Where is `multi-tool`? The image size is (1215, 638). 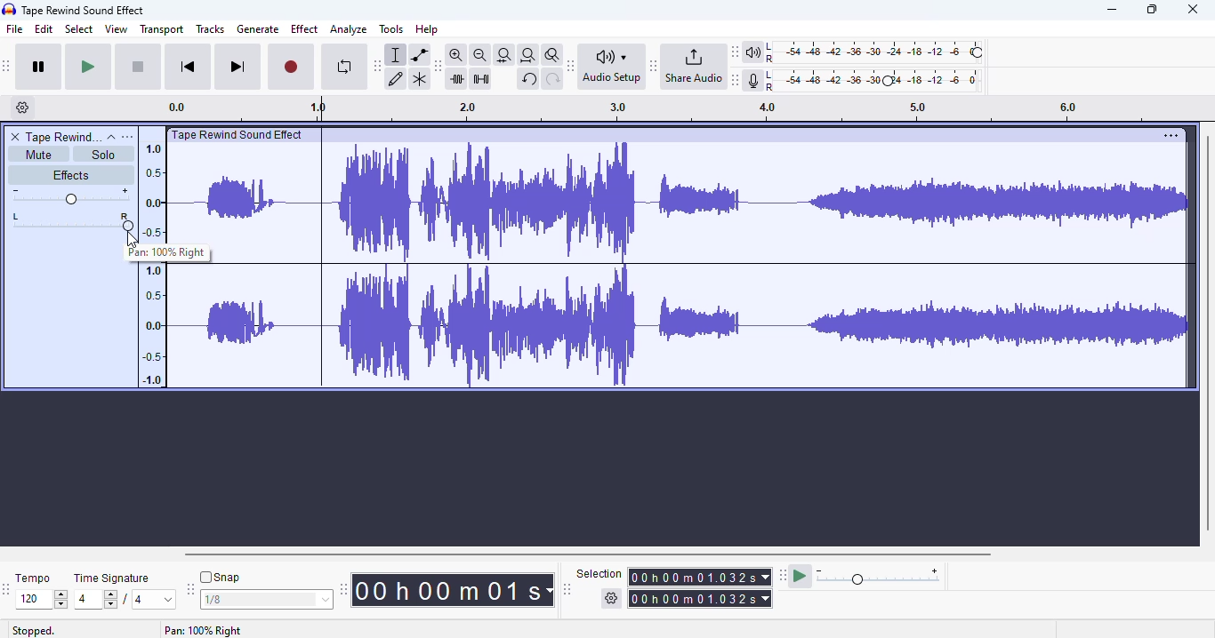
multi-tool is located at coordinates (420, 80).